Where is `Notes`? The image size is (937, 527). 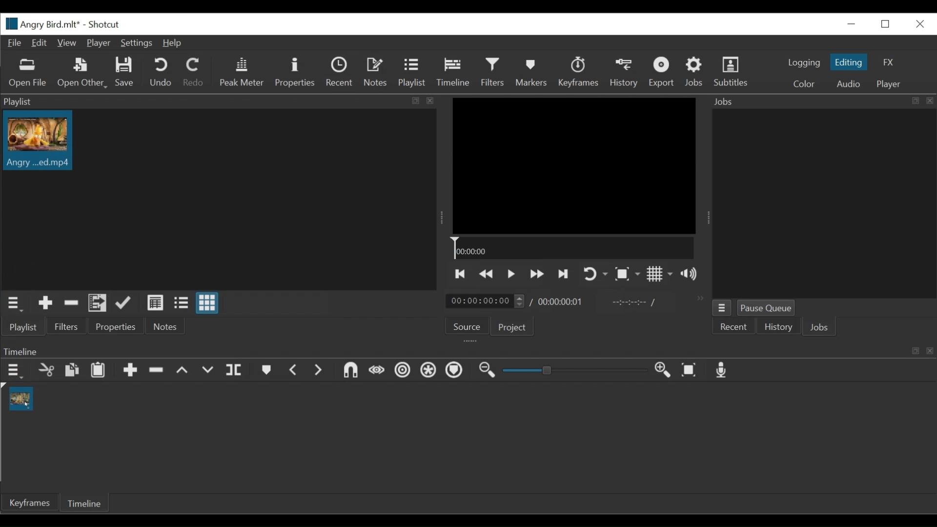
Notes is located at coordinates (163, 326).